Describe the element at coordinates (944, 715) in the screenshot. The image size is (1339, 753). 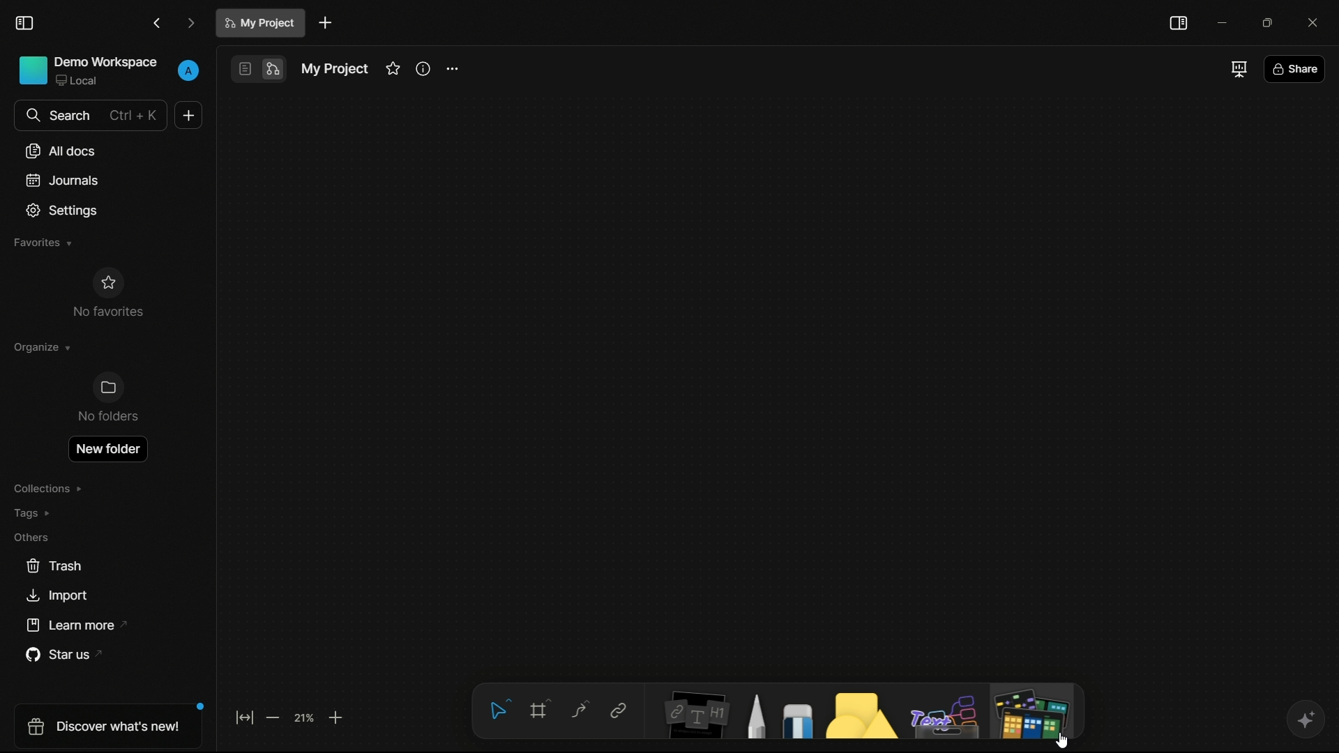
I see `others` at that location.